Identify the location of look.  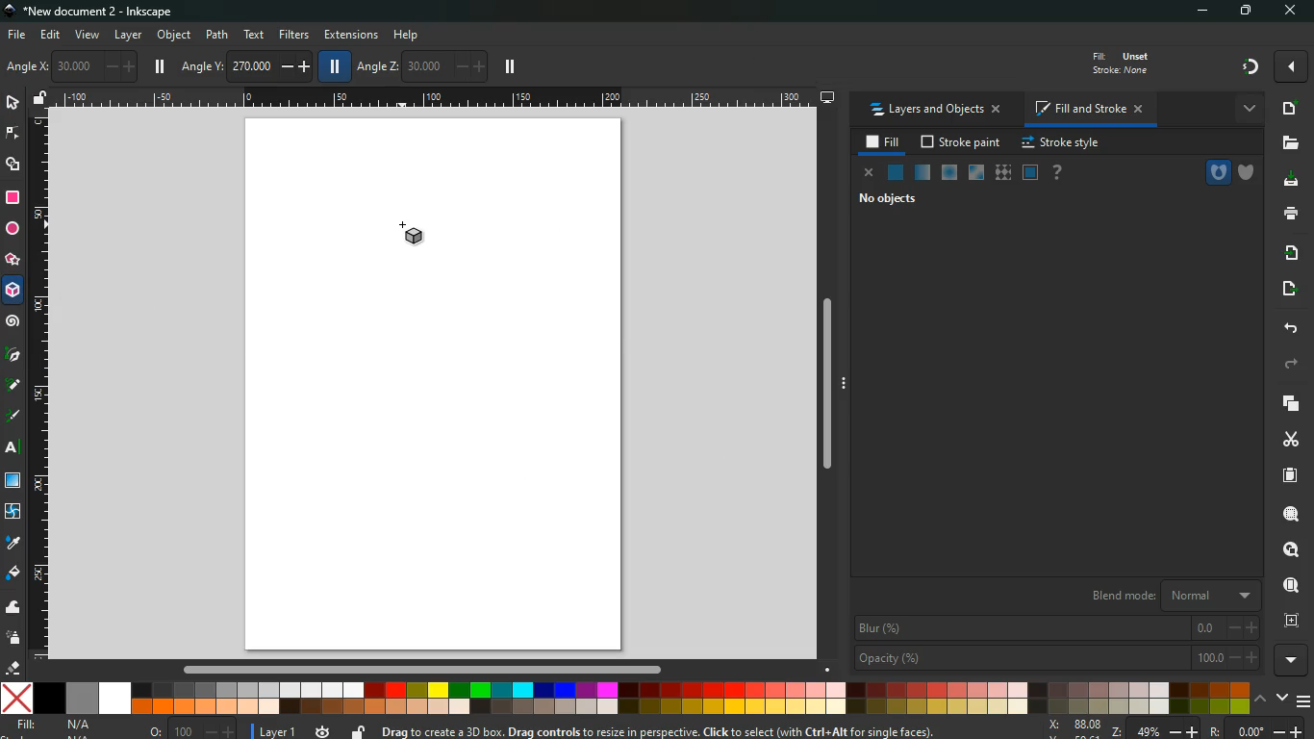
(1285, 550).